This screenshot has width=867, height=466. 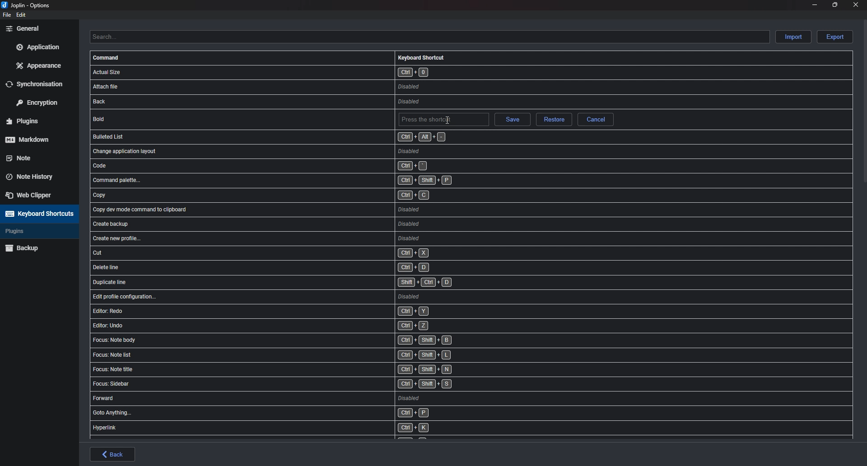 I want to click on close, so click(x=854, y=5).